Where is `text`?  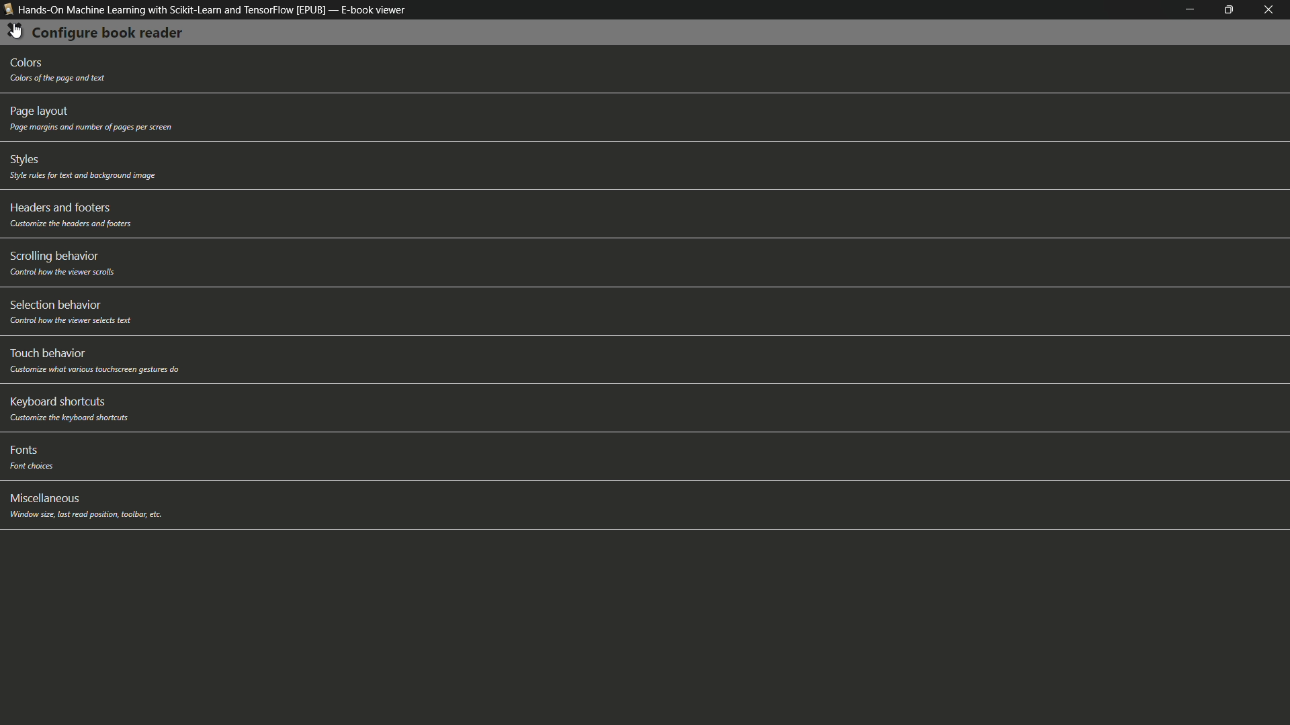
text is located at coordinates (65, 418).